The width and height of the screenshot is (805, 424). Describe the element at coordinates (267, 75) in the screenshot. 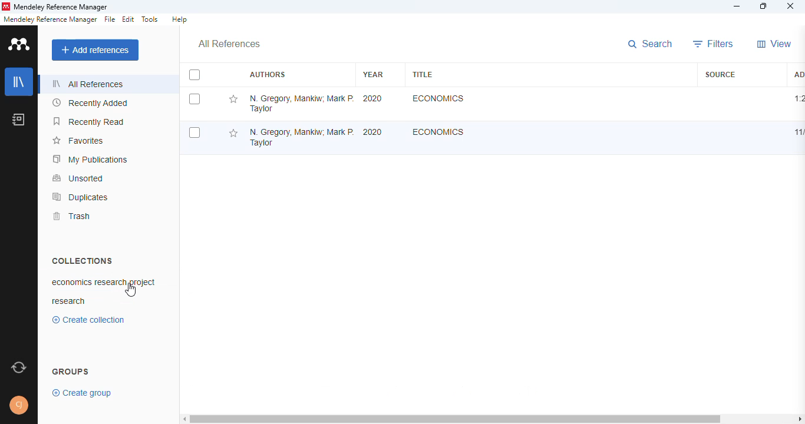

I see `authors` at that location.